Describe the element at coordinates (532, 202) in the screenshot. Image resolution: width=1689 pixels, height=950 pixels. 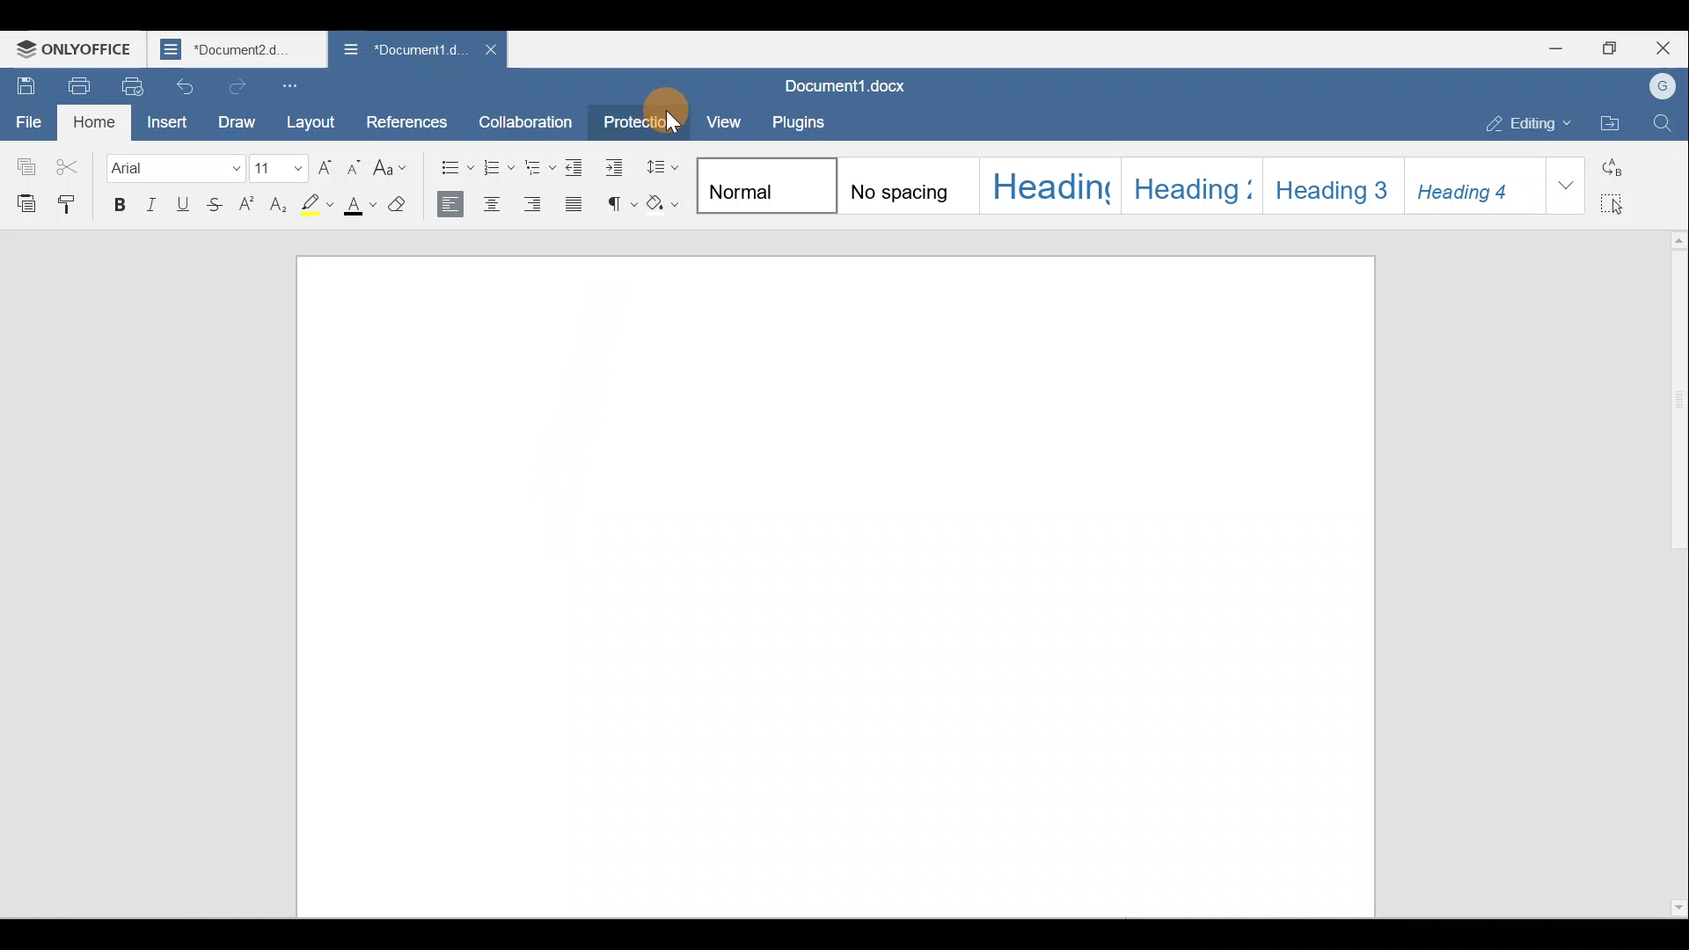
I see `Align right` at that location.